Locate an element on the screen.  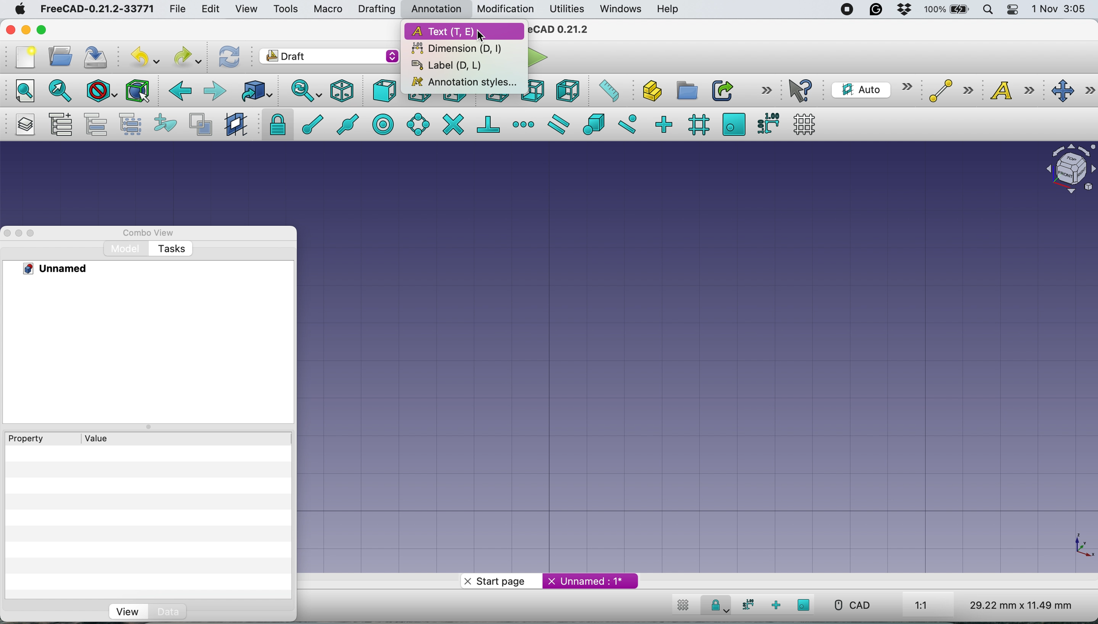
tools is located at coordinates (285, 9).